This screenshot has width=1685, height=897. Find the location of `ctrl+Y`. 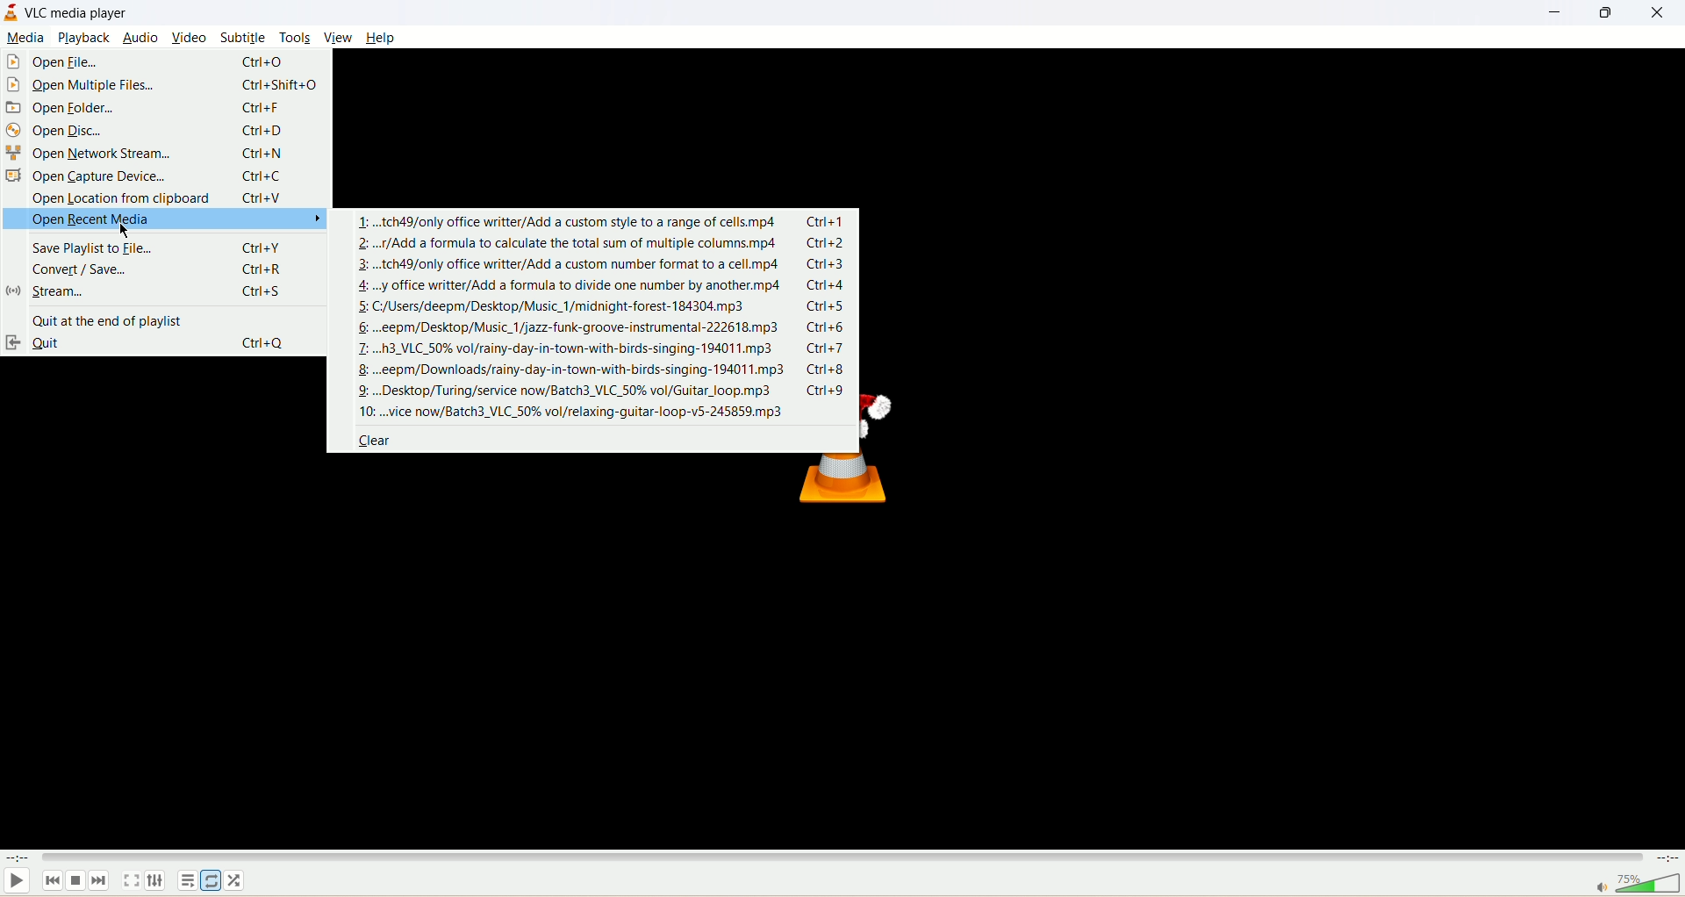

ctrl+Y is located at coordinates (262, 248).